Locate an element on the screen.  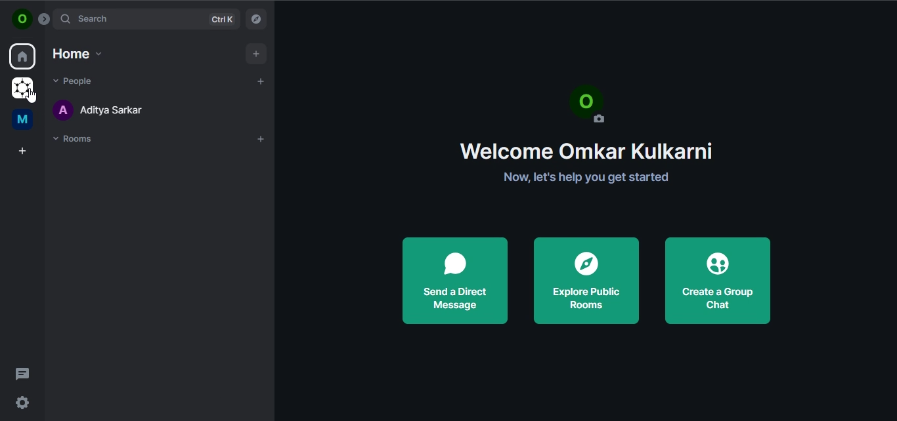
people is located at coordinates (74, 81).